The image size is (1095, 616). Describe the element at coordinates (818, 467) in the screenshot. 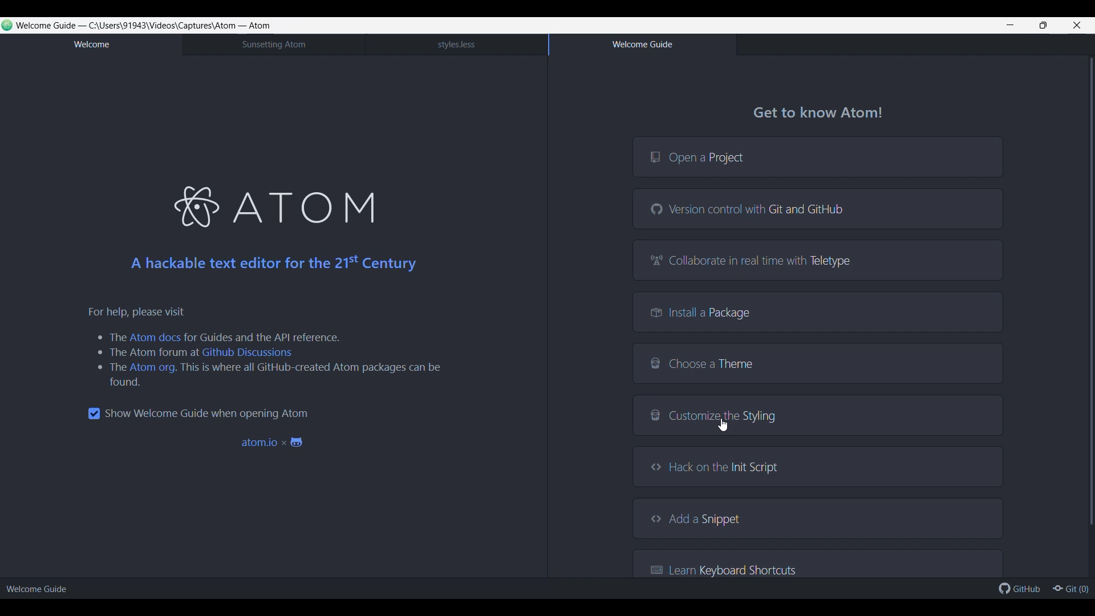

I see `Hack on the Init Script` at that location.